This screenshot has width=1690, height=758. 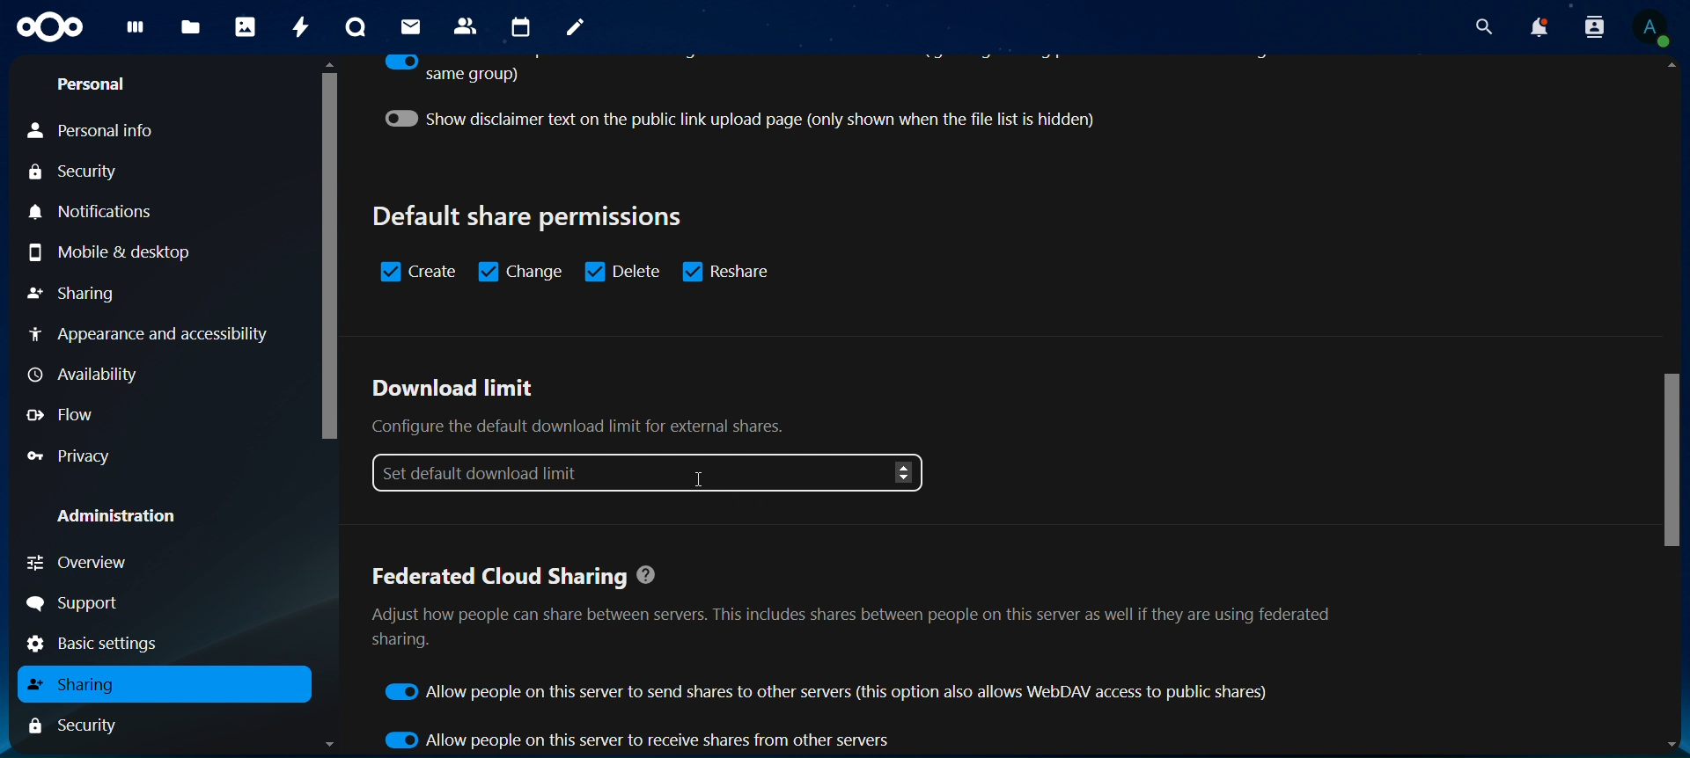 I want to click on appearance and accessibility, so click(x=151, y=335).